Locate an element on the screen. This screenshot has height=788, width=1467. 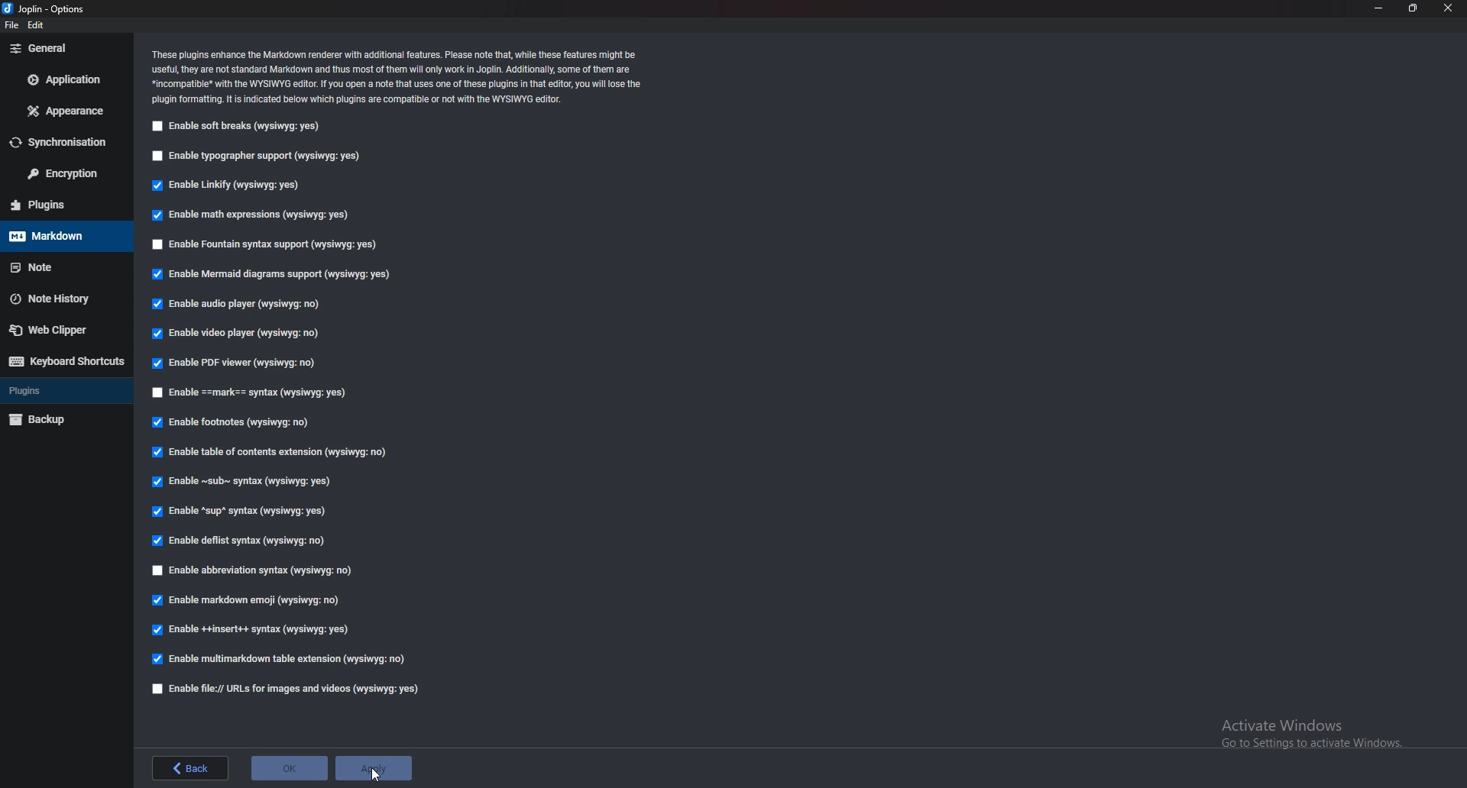
encryption is located at coordinates (61, 175).